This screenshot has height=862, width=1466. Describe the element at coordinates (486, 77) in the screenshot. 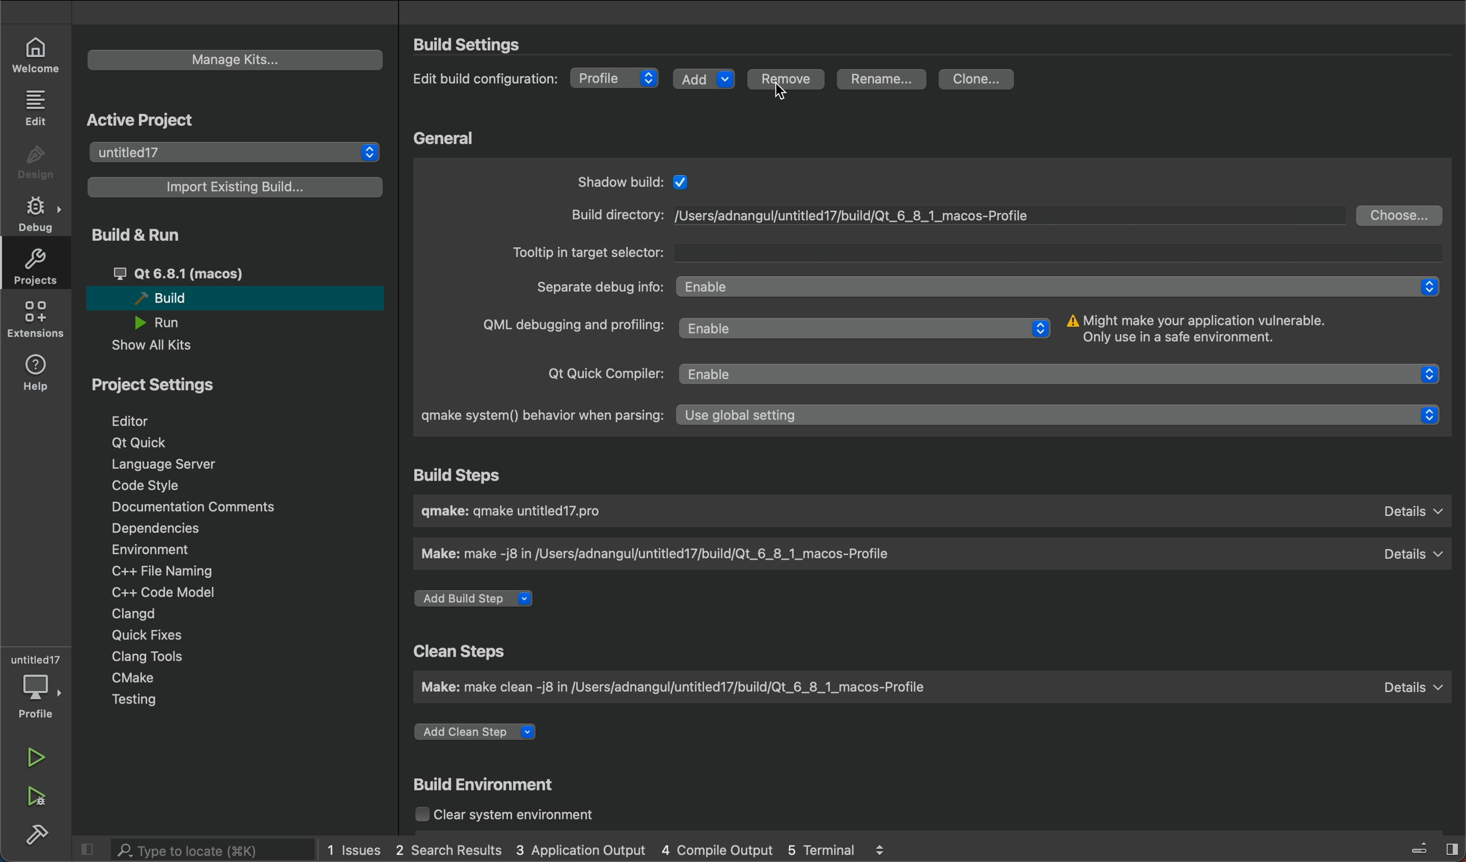

I see `edit configuration` at that location.